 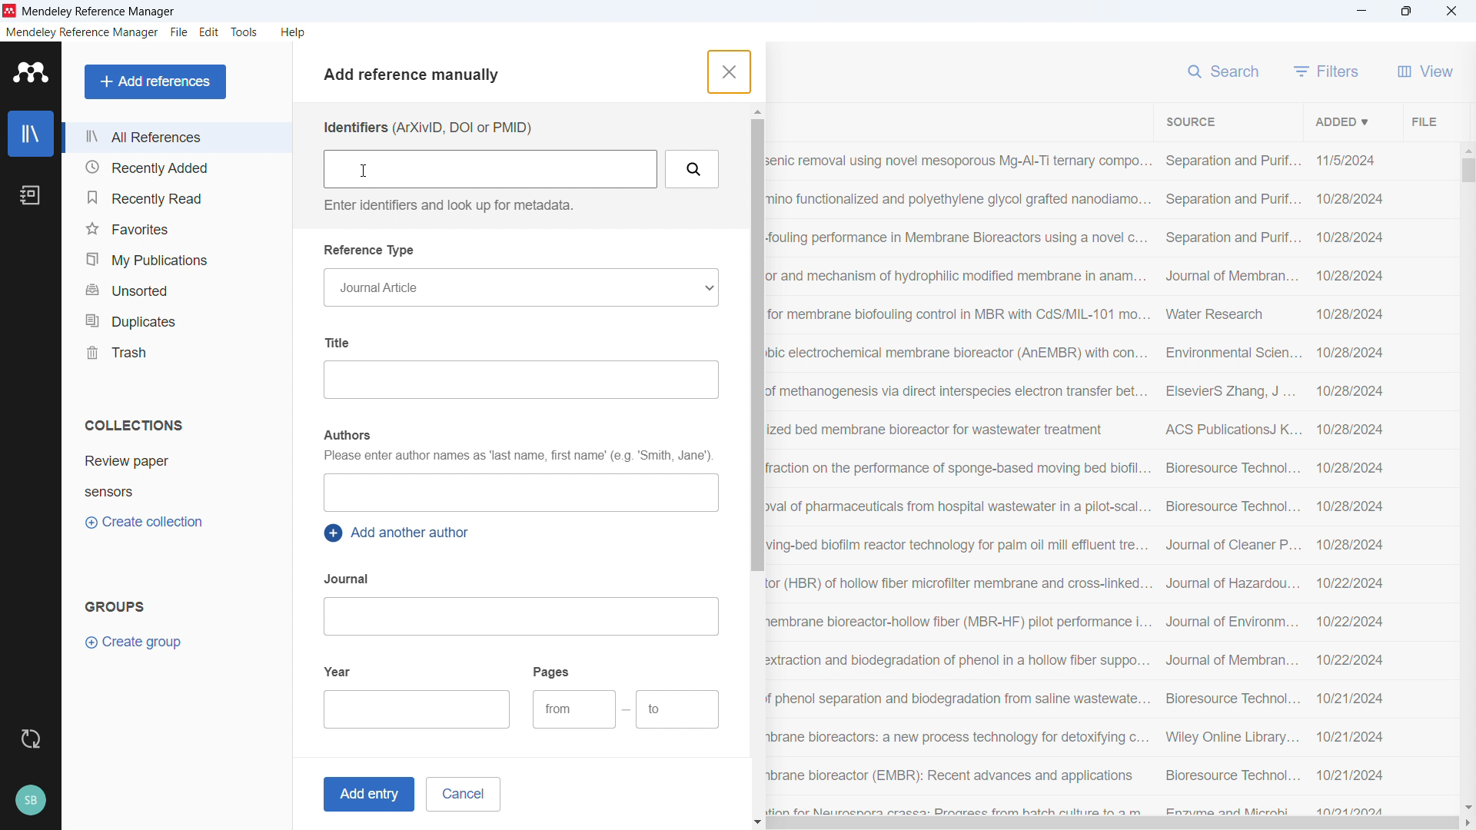 I want to click on Please enter author names as 'last name first name', so click(x=517, y=457).